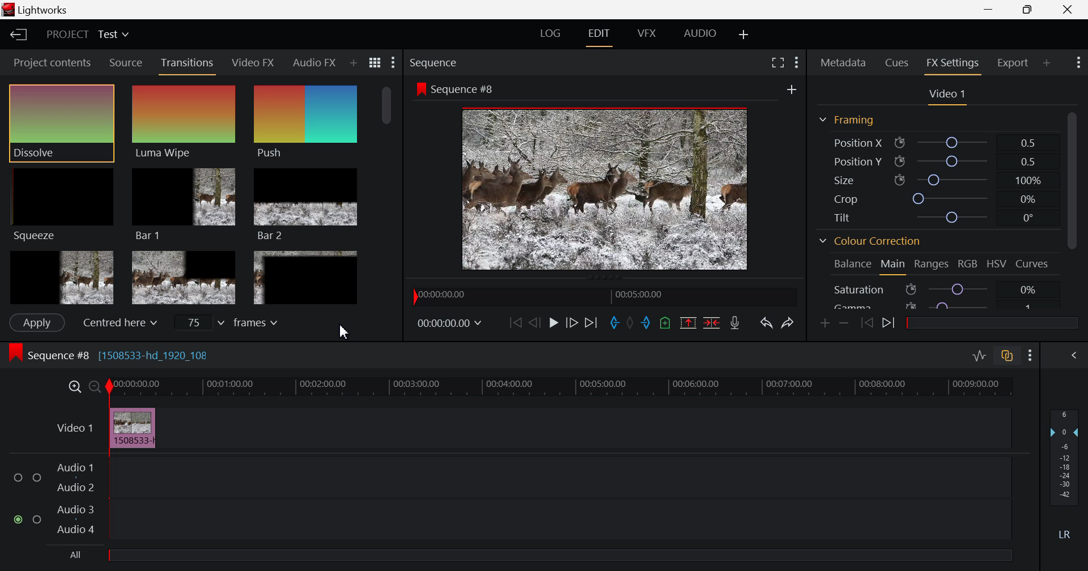 This screenshot has height=571, width=1088. What do you see at coordinates (1075, 206) in the screenshot?
I see `Scroll Bar` at bounding box center [1075, 206].